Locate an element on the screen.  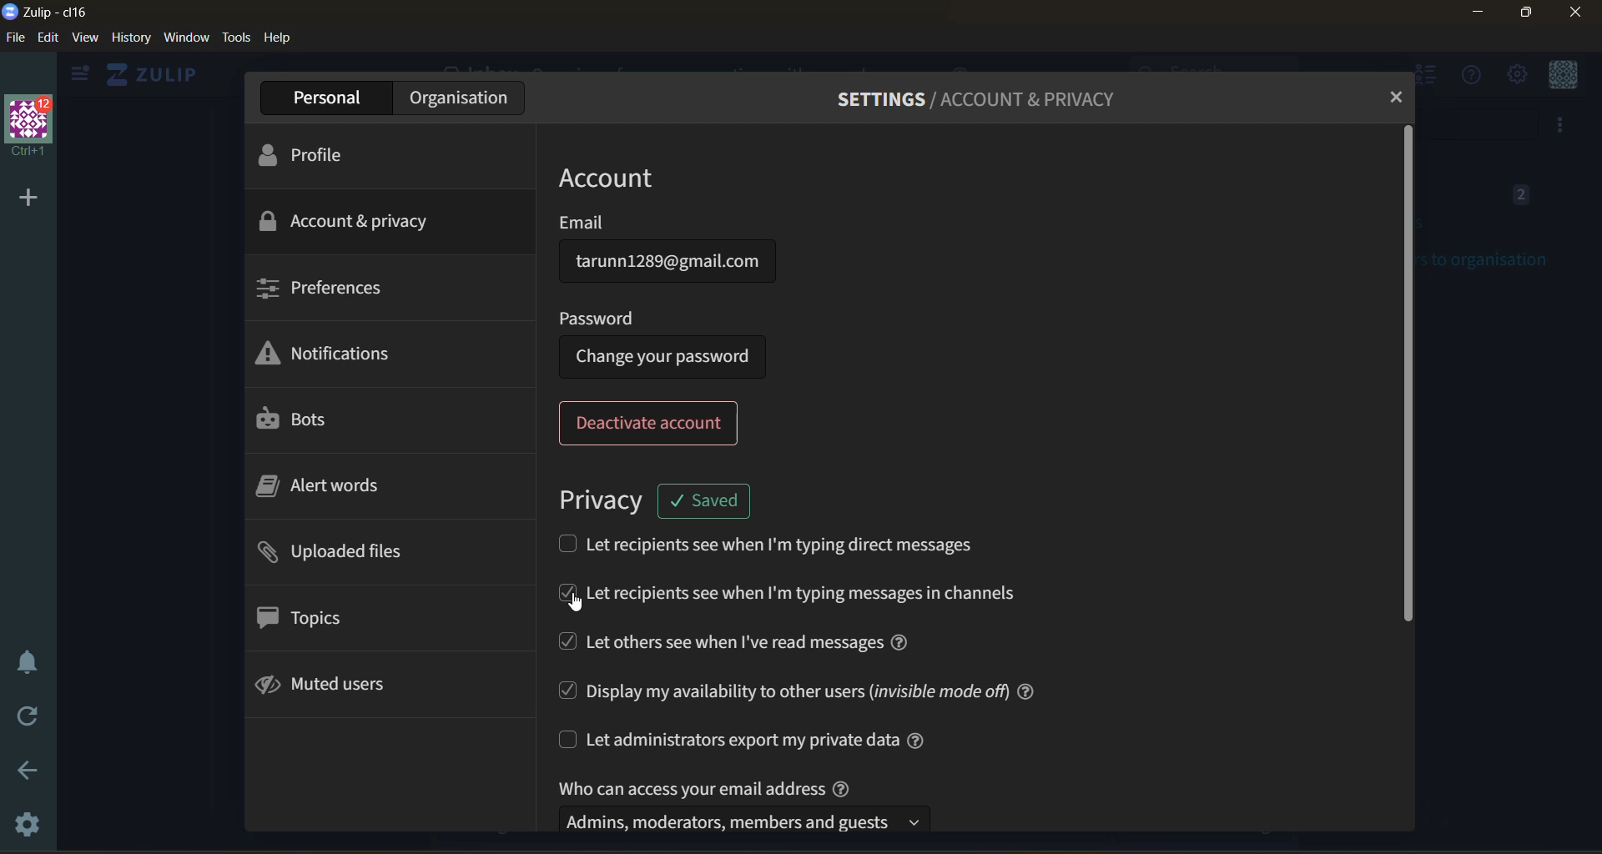
close is located at coordinates (1579, 13).